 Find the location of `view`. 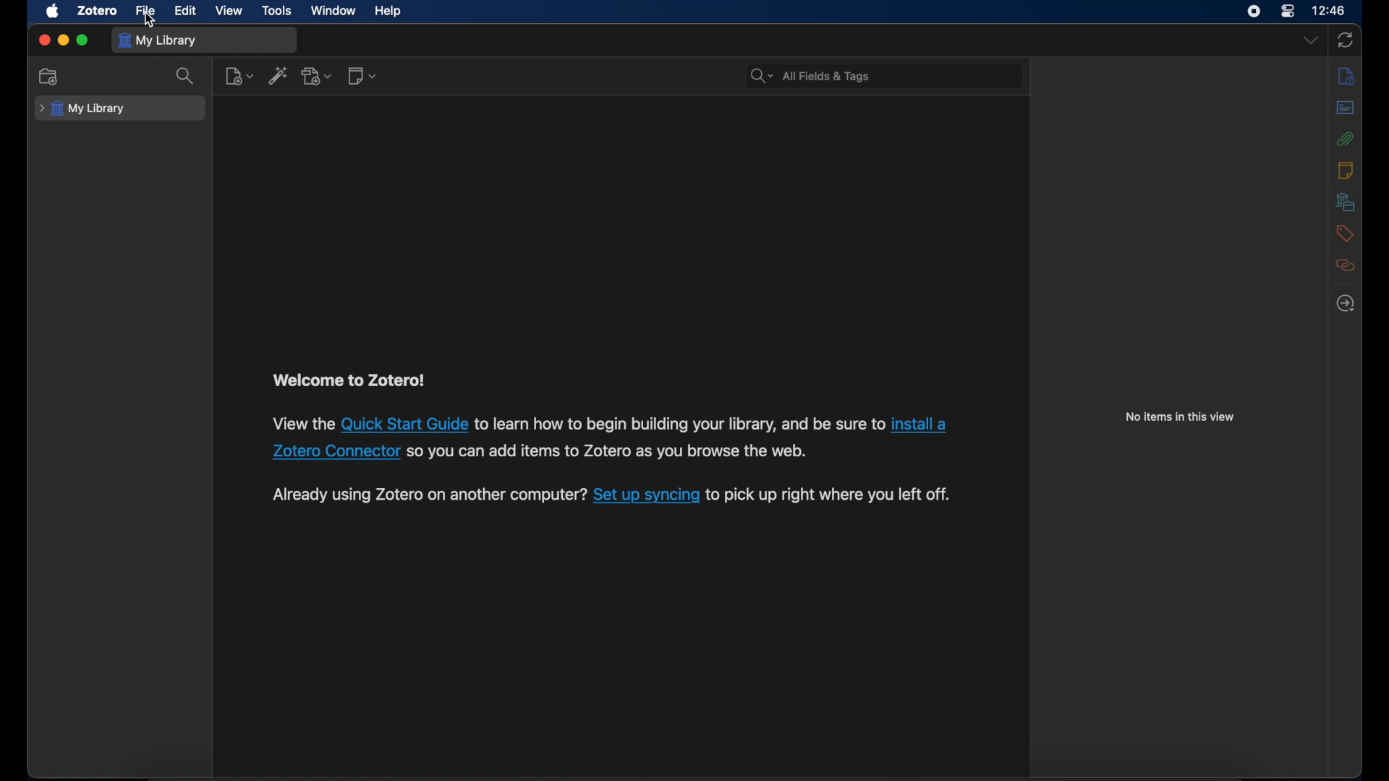

view is located at coordinates (229, 12).